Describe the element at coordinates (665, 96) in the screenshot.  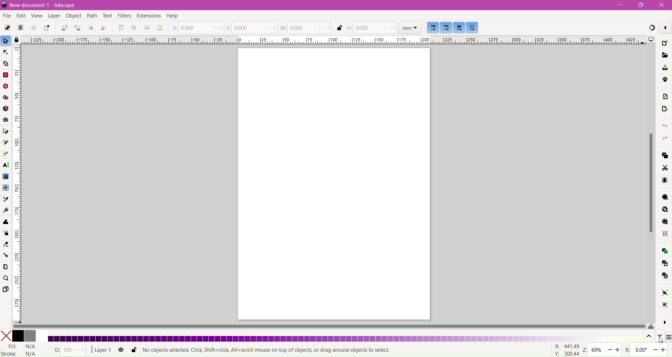
I see `Import` at that location.